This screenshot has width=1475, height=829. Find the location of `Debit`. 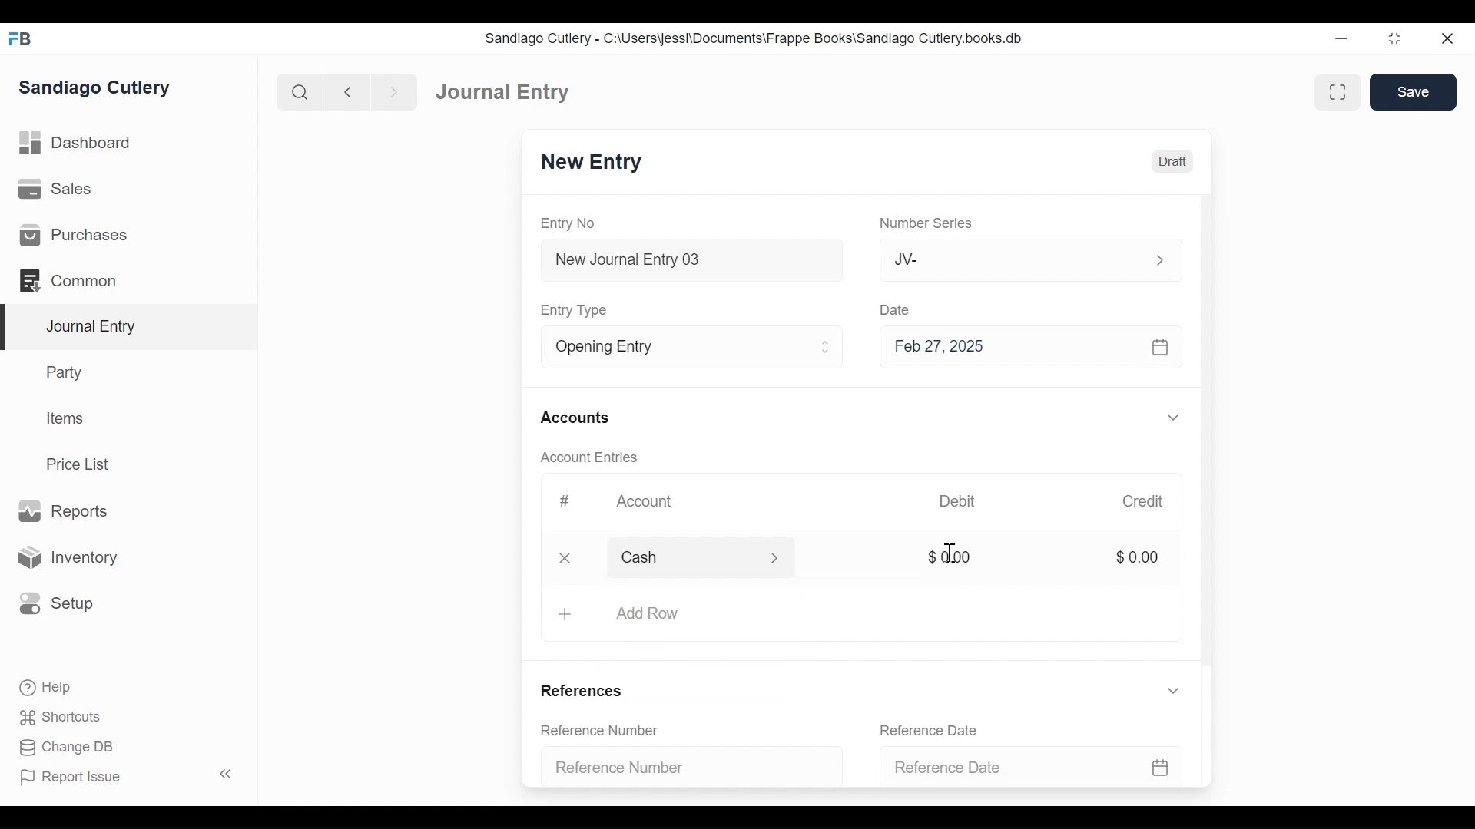

Debit is located at coordinates (959, 500).